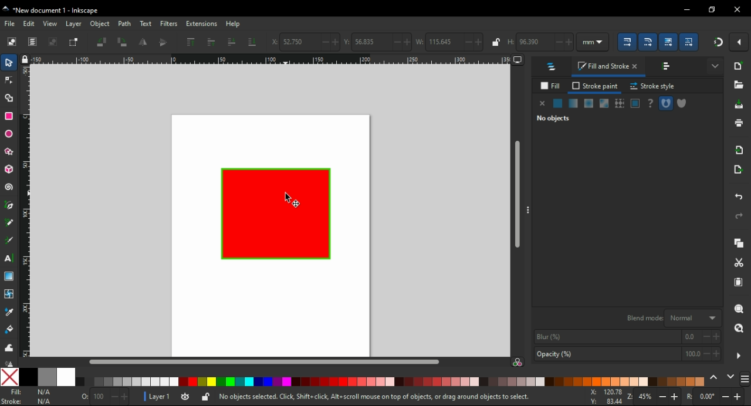 This screenshot has height=406, width=751. Describe the element at coordinates (667, 67) in the screenshot. I see `align and distribute` at that location.